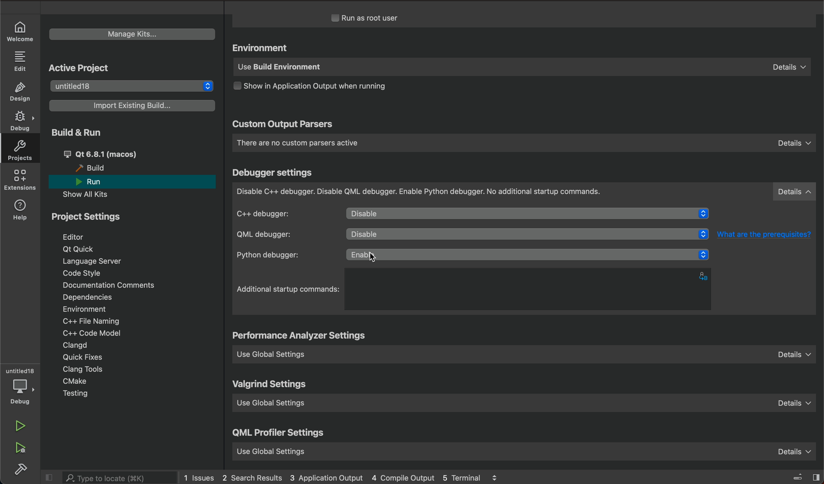 The height and width of the screenshot is (484, 824). What do you see at coordinates (97, 261) in the screenshot?
I see `language` at bounding box center [97, 261].